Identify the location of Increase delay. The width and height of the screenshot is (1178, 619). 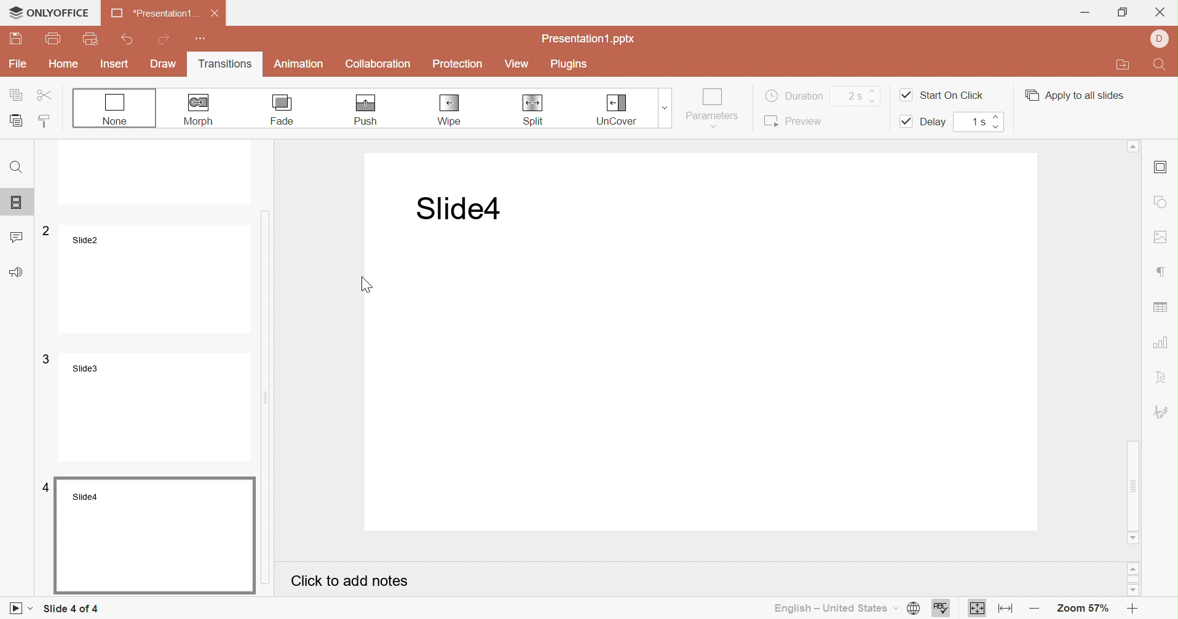
(997, 116).